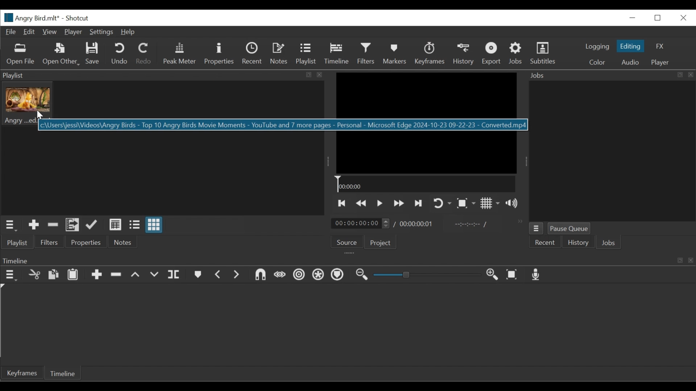  Describe the element at coordinates (220, 54) in the screenshot. I see `Properties` at that location.